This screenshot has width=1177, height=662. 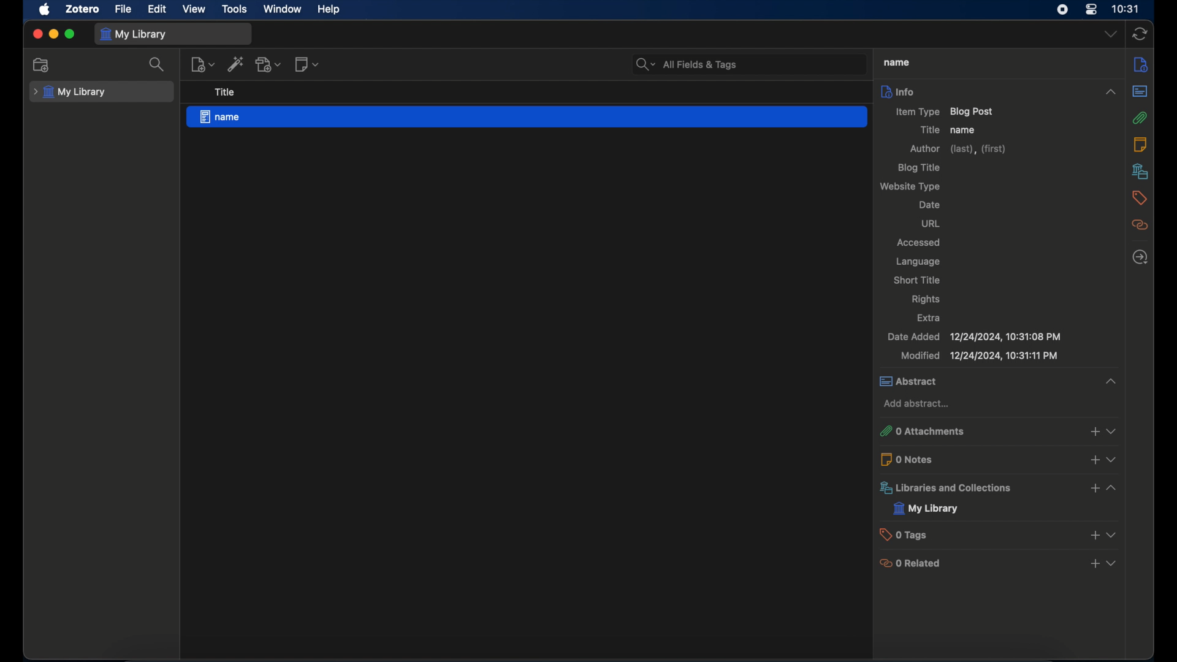 What do you see at coordinates (932, 223) in the screenshot?
I see `url` at bounding box center [932, 223].